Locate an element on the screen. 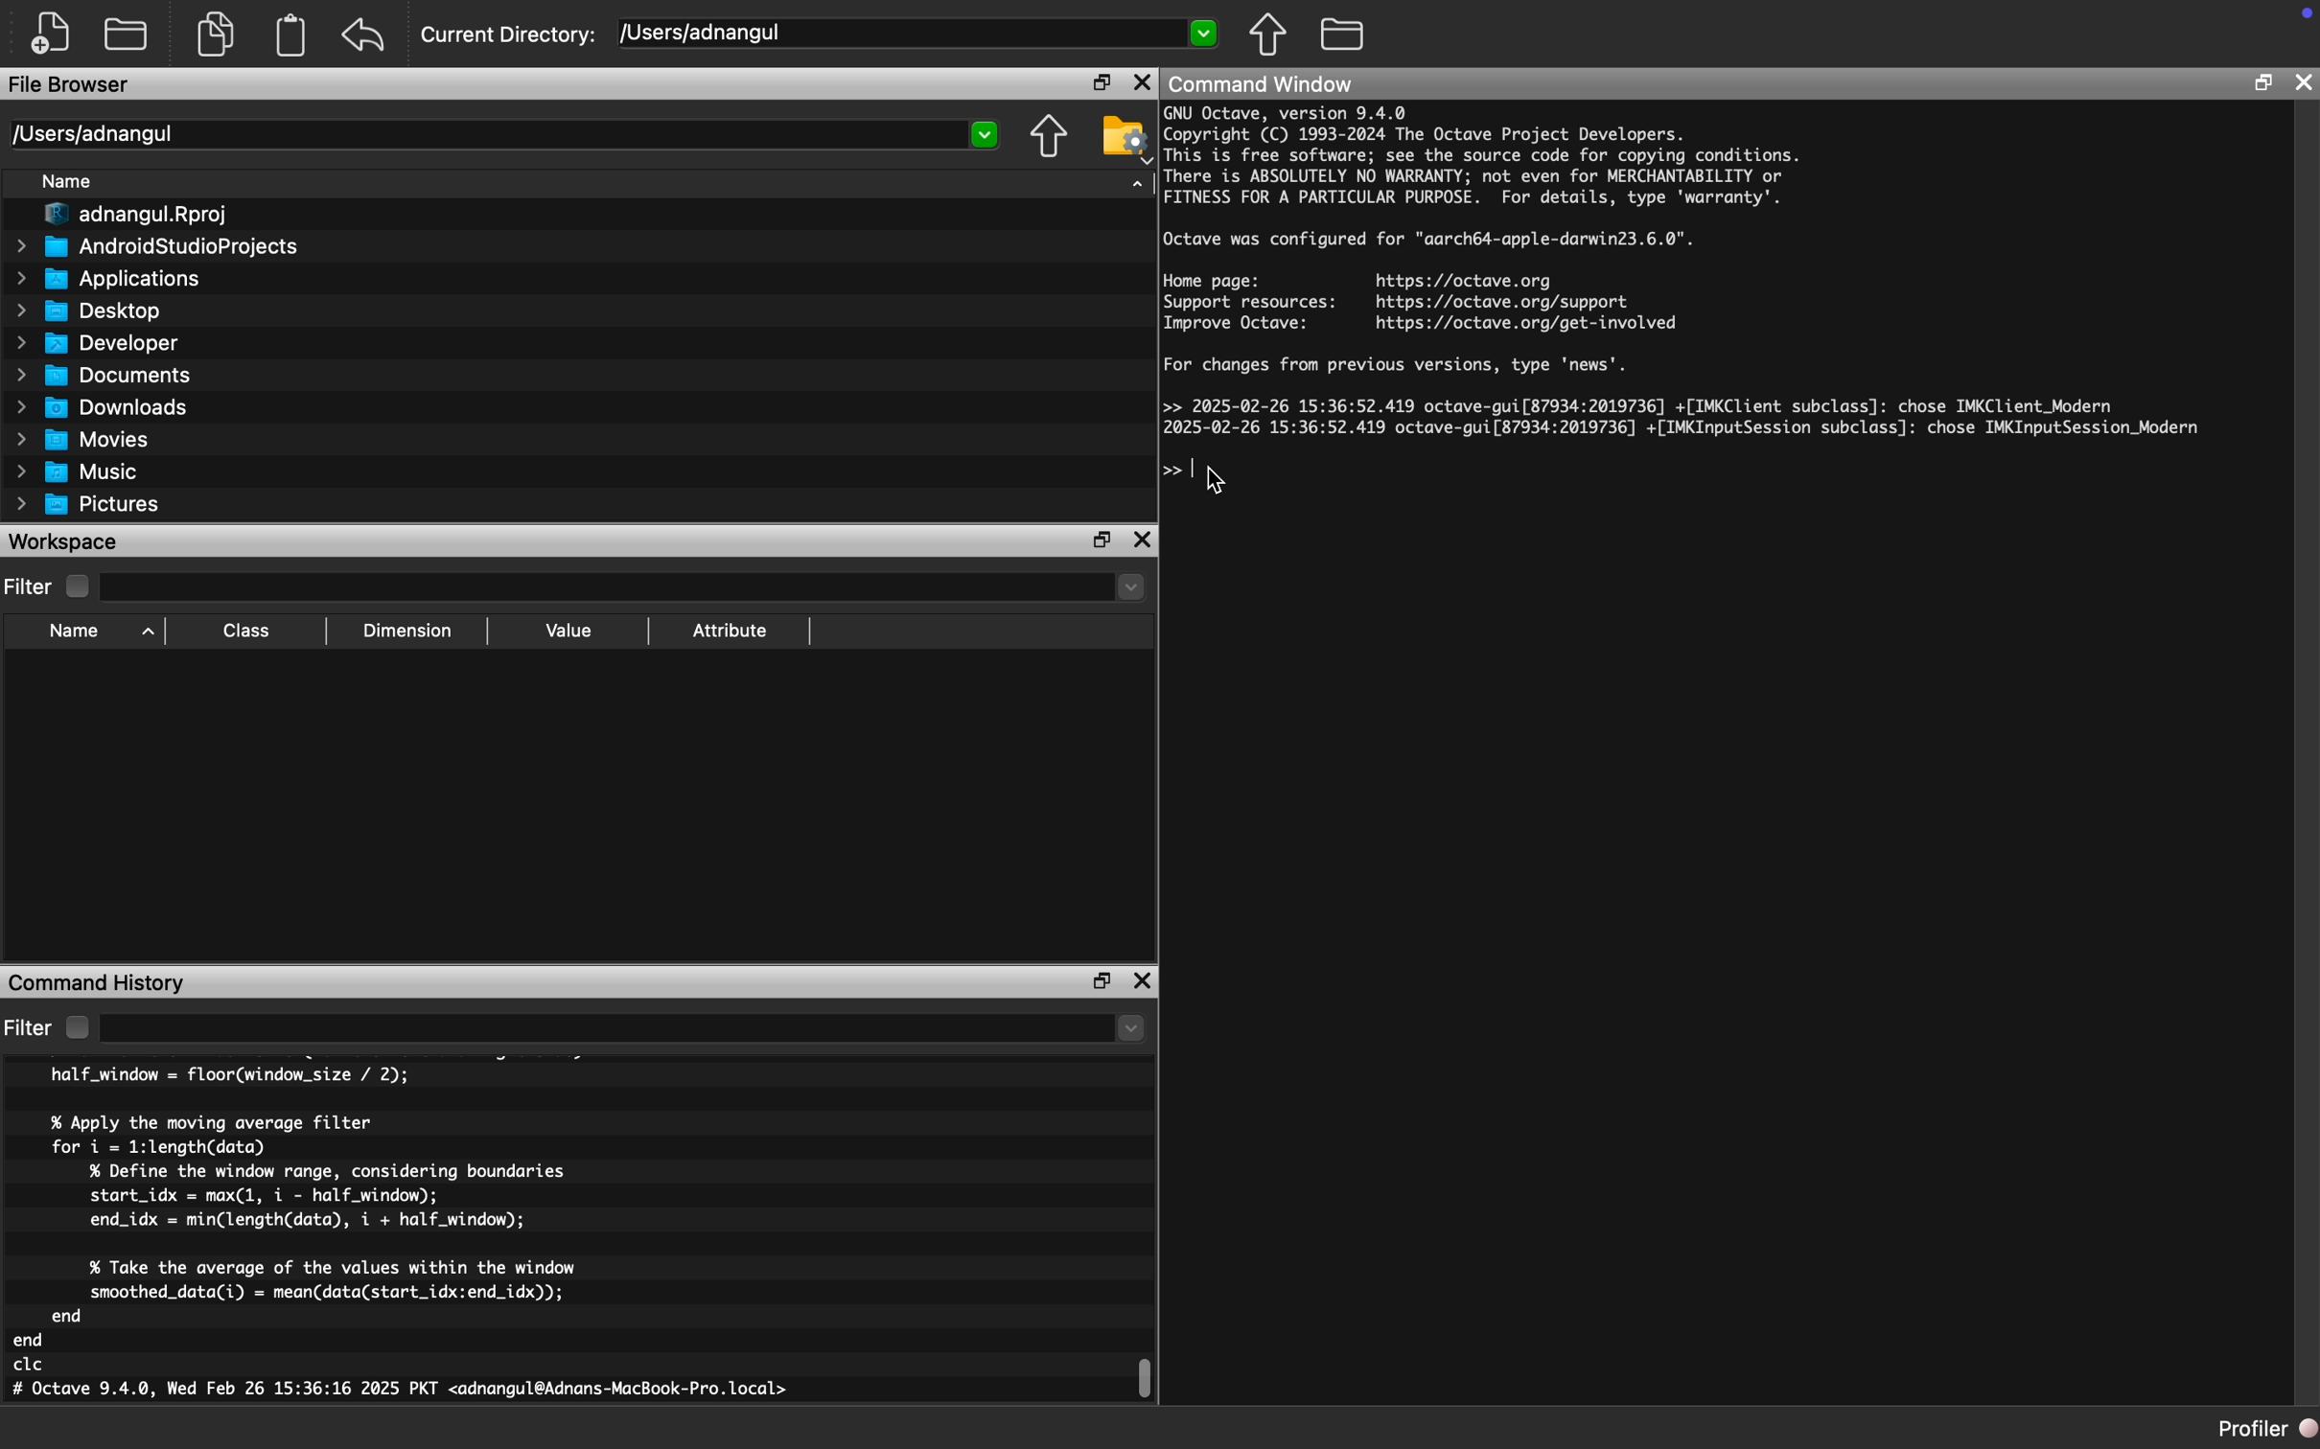 The height and width of the screenshot is (1449, 2320). Attribute is located at coordinates (731, 632).